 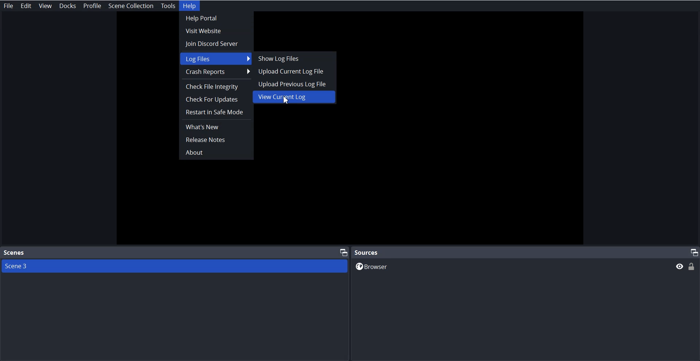 I want to click on Visit Website, so click(x=215, y=31).